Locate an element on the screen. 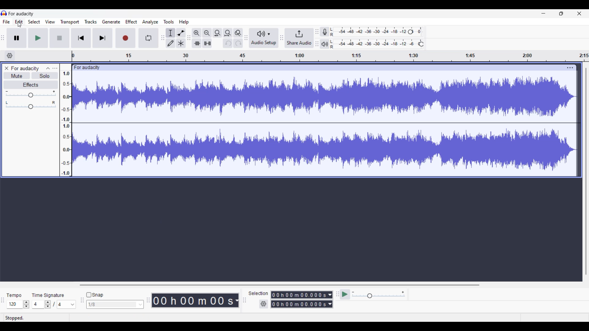 This screenshot has width=589, height=331. Collapse is located at coordinates (48, 68).